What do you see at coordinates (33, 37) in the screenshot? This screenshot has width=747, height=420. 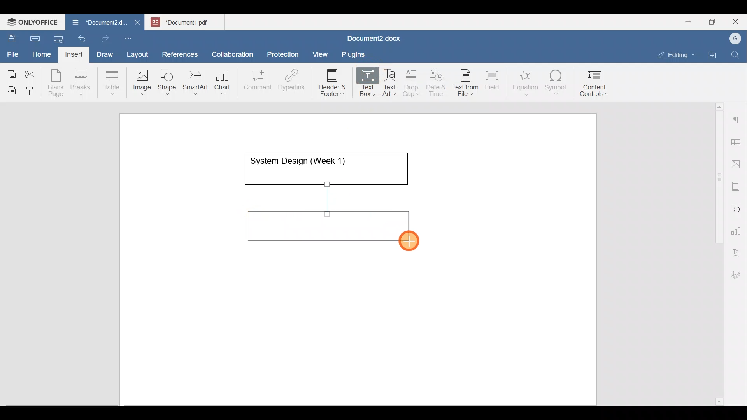 I see `Print file` at bounding box center [33, 37].